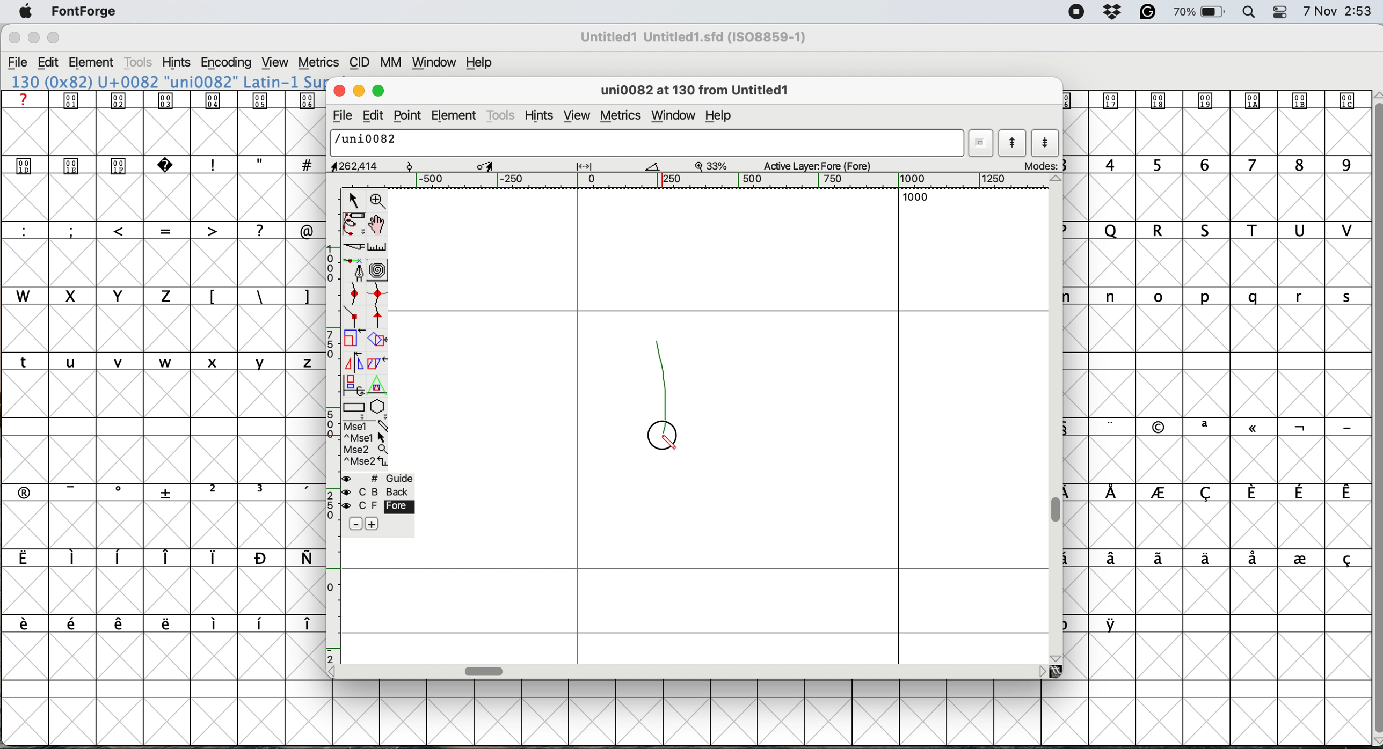 This screenshot has height=749, width=1383. I want to click on font name, so click(697, 37).